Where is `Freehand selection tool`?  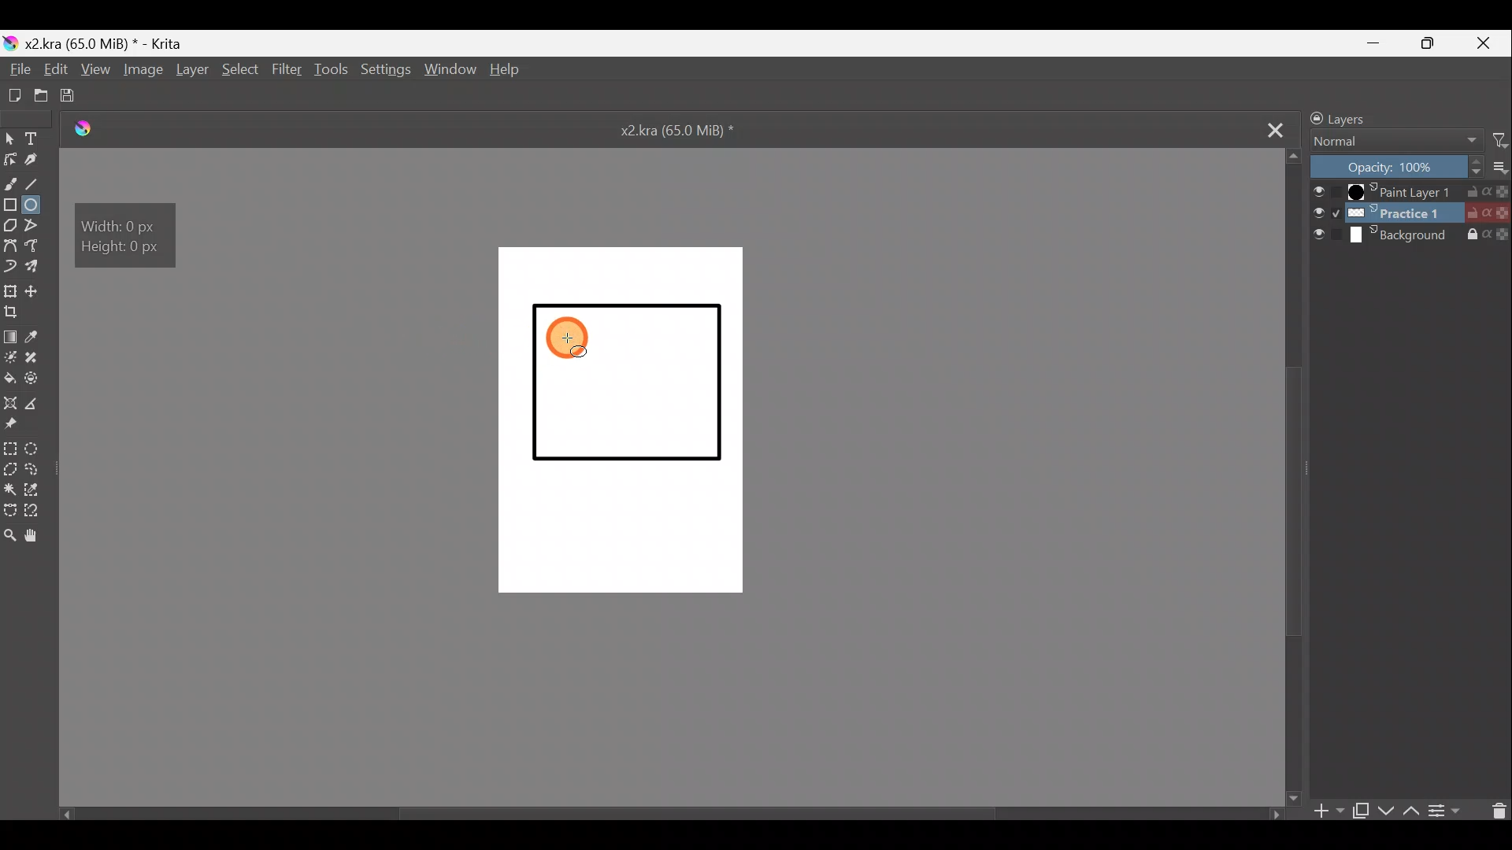 Freehand selection tool is located at coordinates (34, 469).